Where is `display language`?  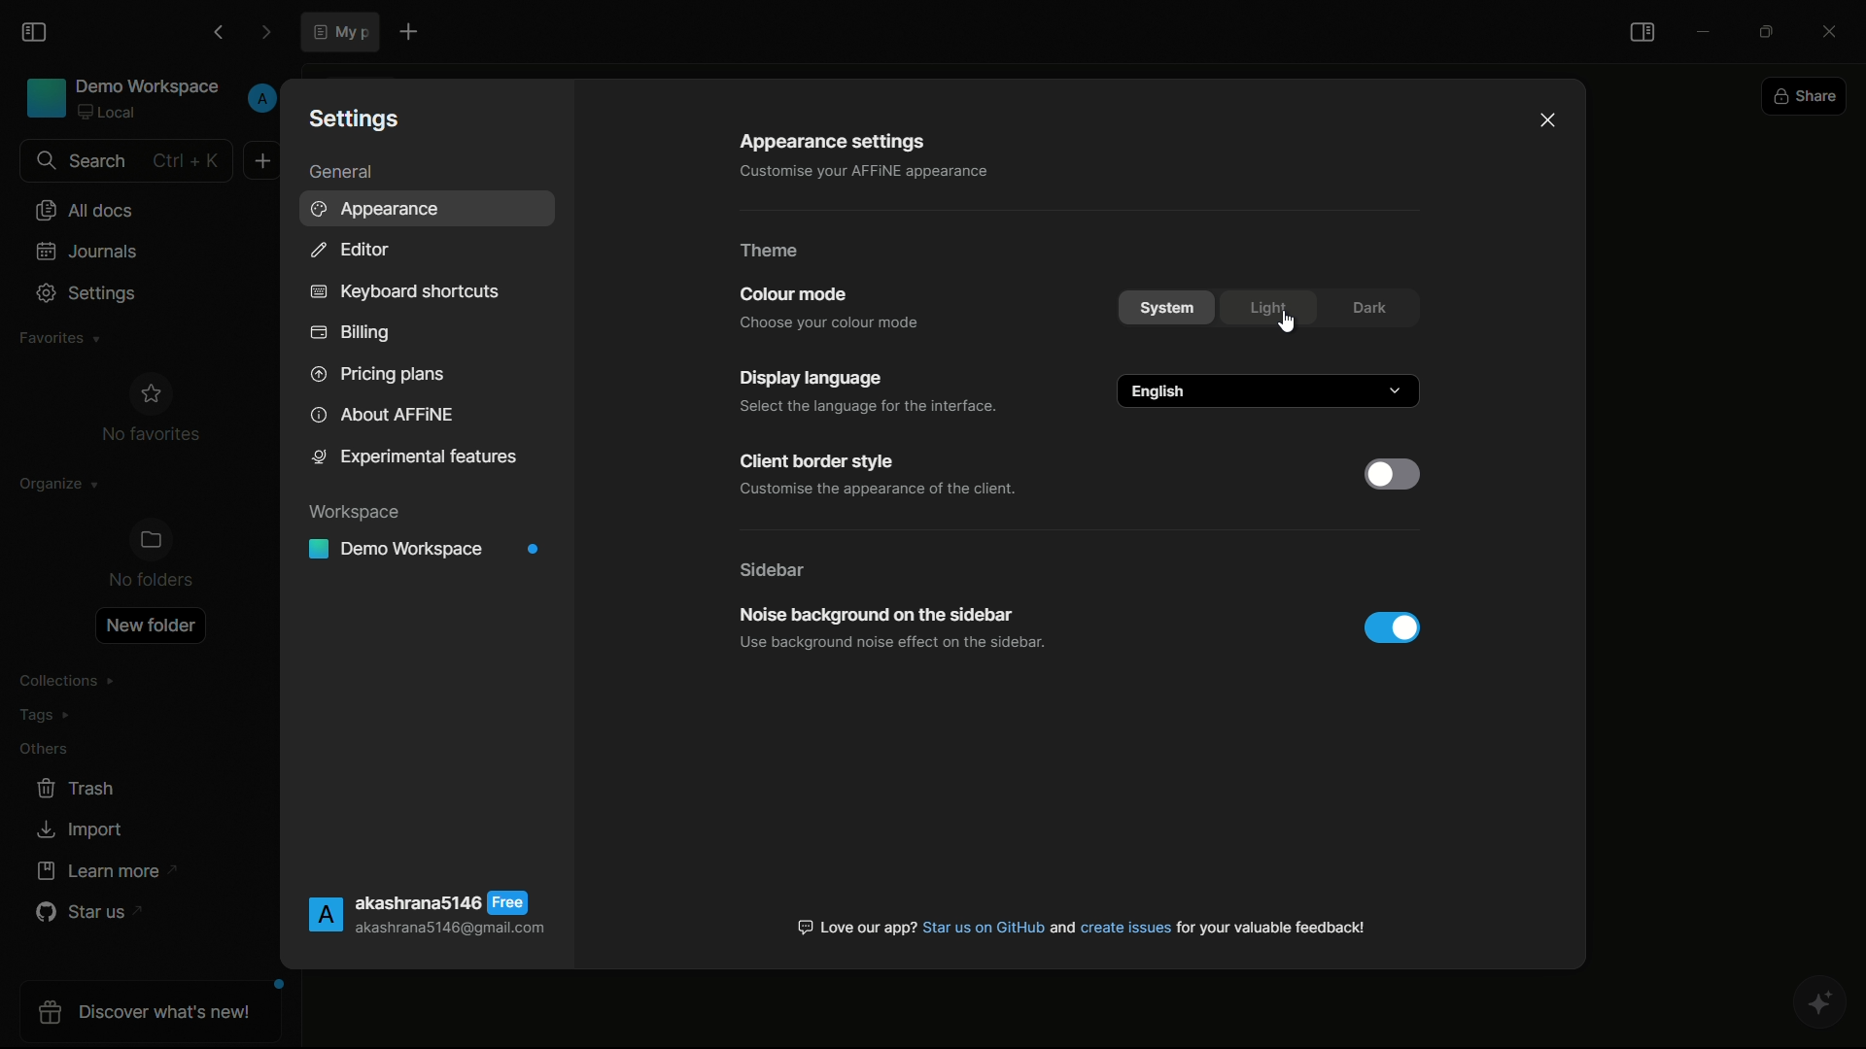
display language is located at coordinates (812, 379).